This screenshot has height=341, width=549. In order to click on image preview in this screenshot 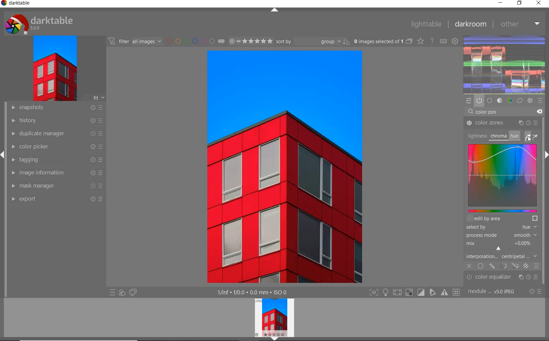, I will do `click(274, 317)`.